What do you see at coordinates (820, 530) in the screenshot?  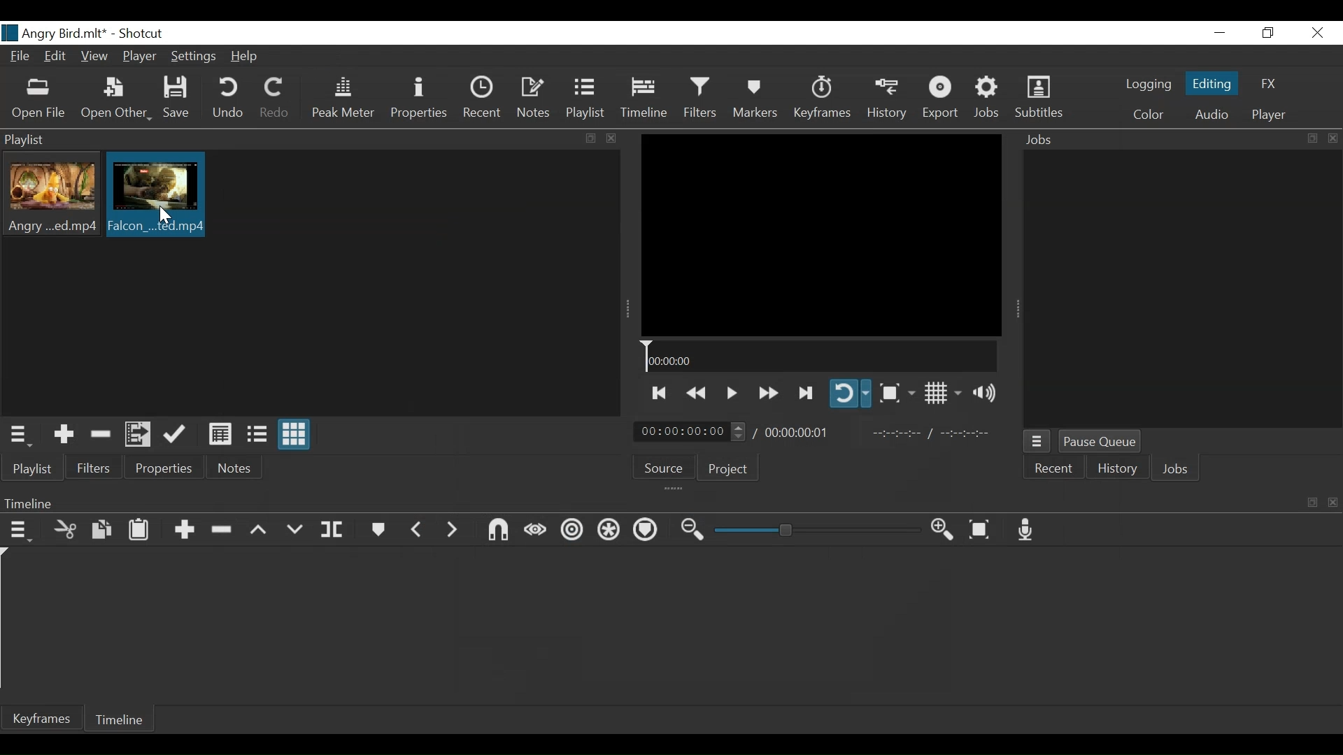 I see `Zoom slider` at bounding box center [820, 530].